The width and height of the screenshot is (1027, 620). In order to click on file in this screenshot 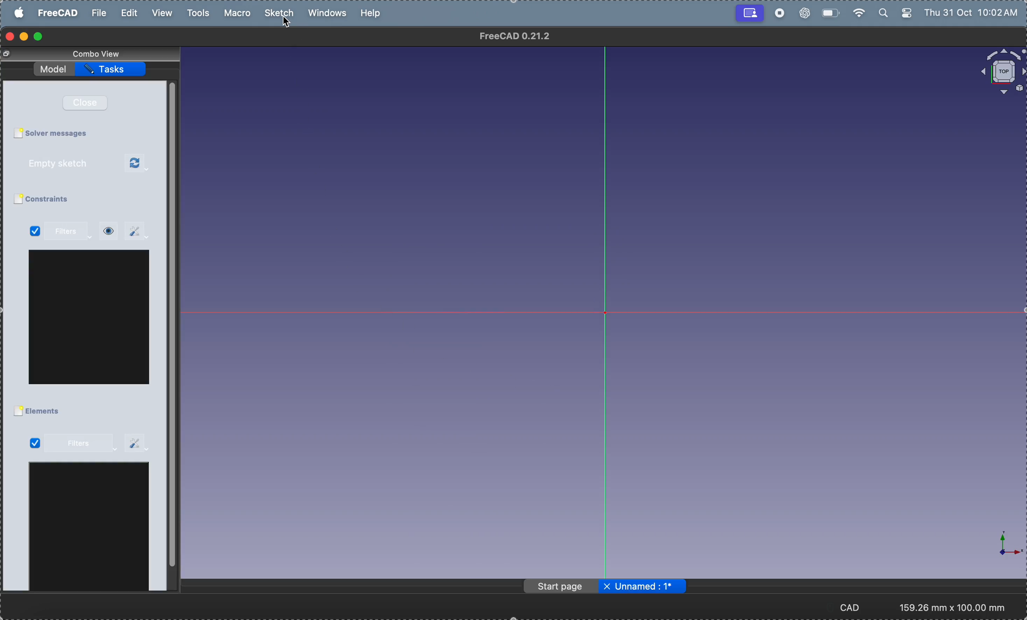, I will do `click(99, 13)`.